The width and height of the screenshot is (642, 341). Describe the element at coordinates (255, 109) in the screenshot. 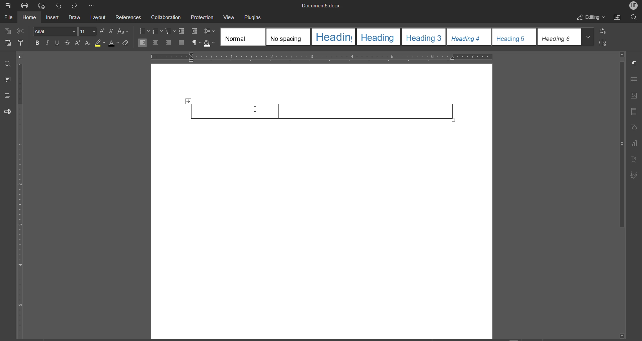

I see `Cursor` at that location.